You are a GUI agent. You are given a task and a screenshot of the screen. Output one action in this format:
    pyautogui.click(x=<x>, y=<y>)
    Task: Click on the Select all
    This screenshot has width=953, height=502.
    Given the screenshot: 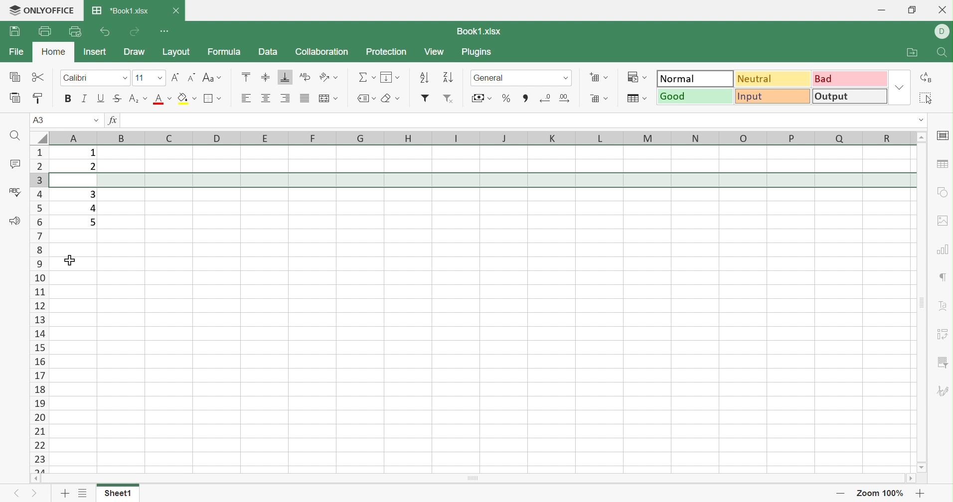 What is the action you would take?
    pyautogui.click(x=924, y=99)
    